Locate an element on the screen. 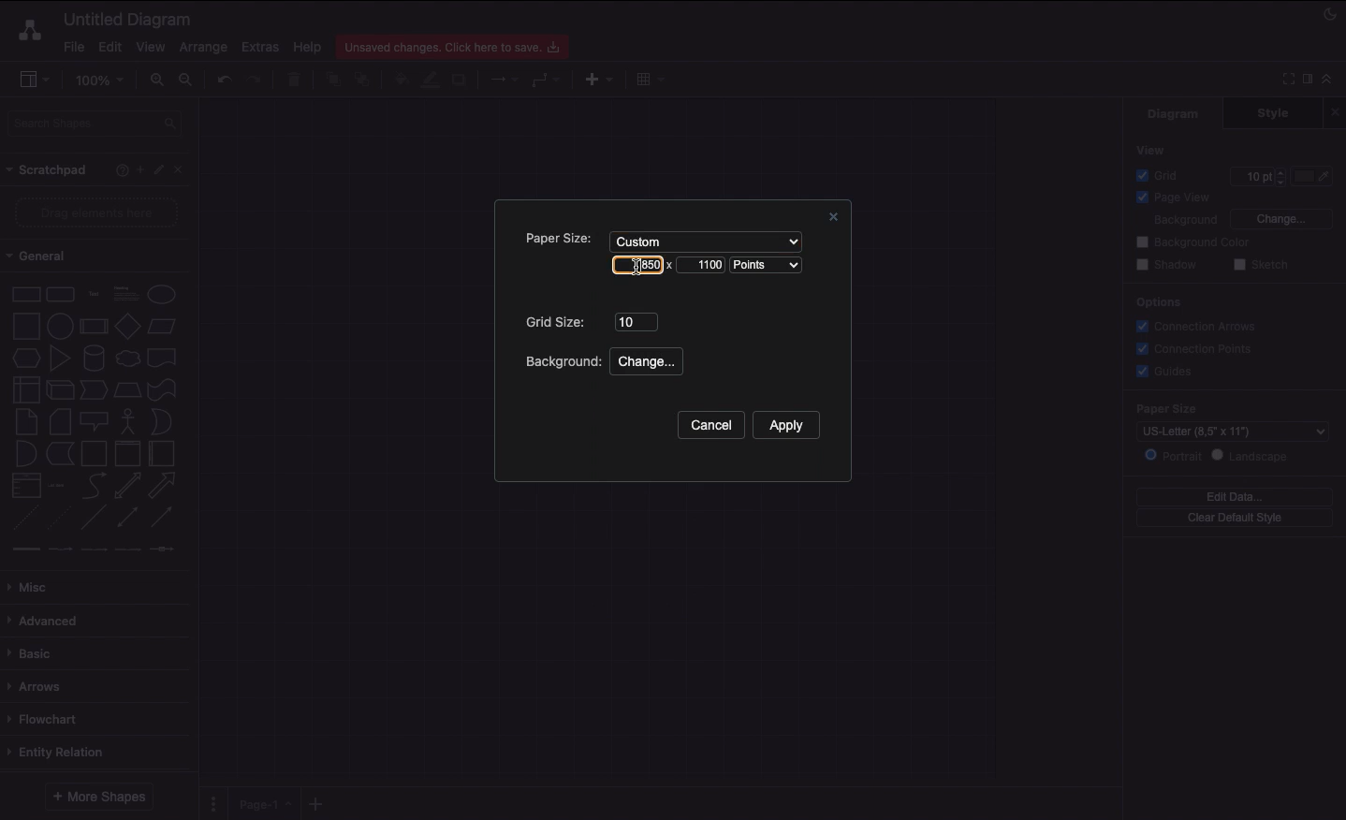 The width and height of the screenshot is (1346, 820). To front is located at coordinates (332, 80).